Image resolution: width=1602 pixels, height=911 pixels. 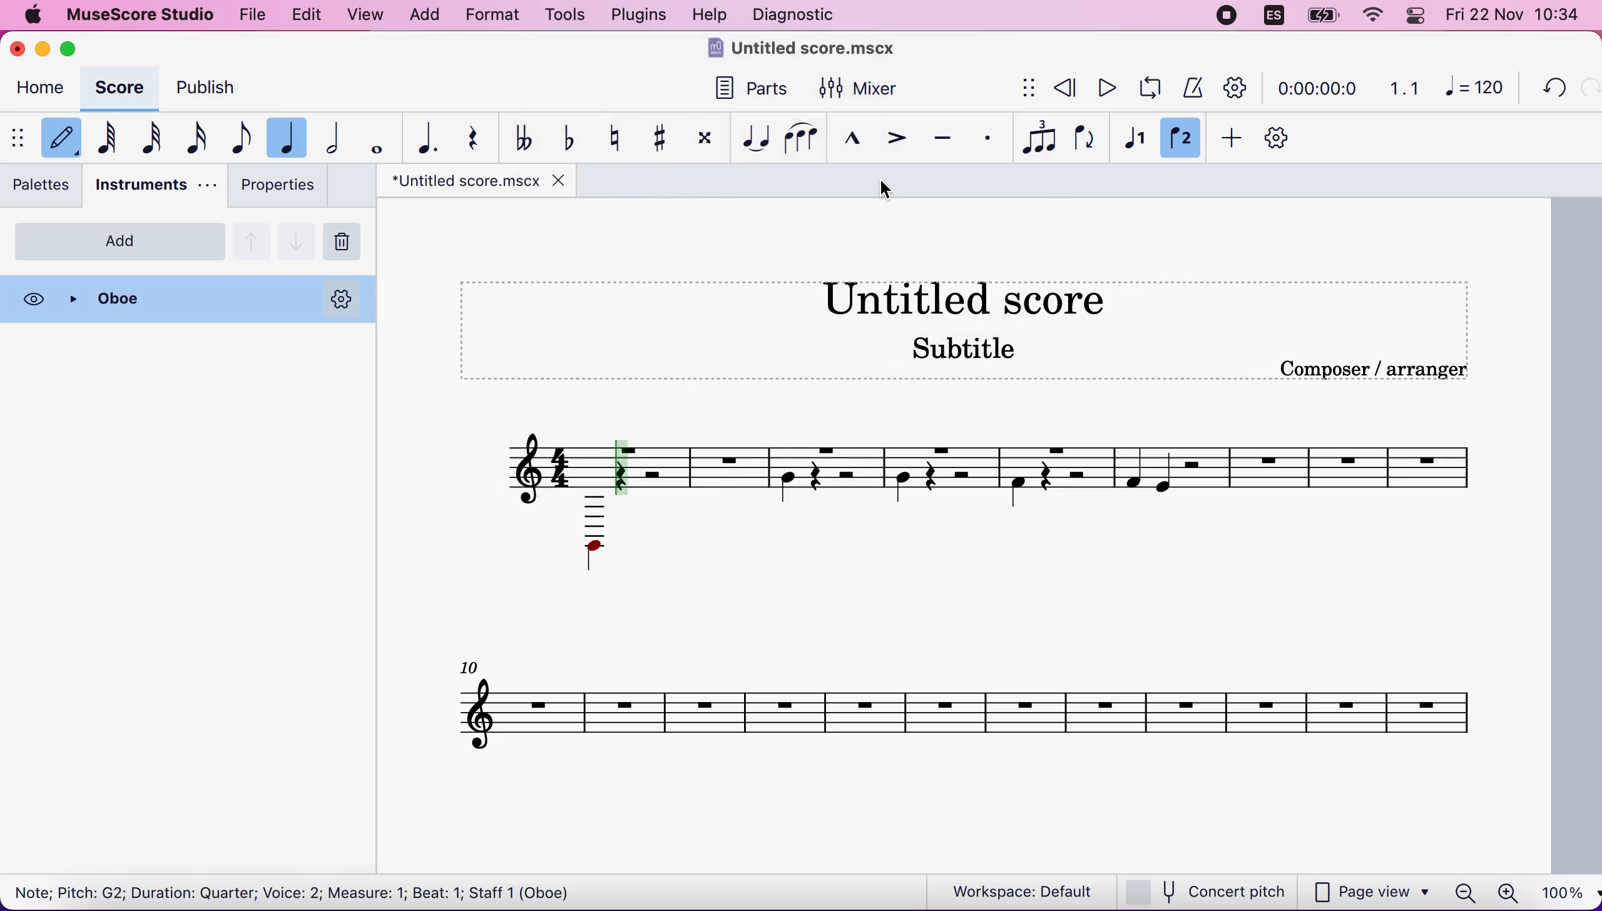 I want to click on minimize, so click(x=42, y=49).